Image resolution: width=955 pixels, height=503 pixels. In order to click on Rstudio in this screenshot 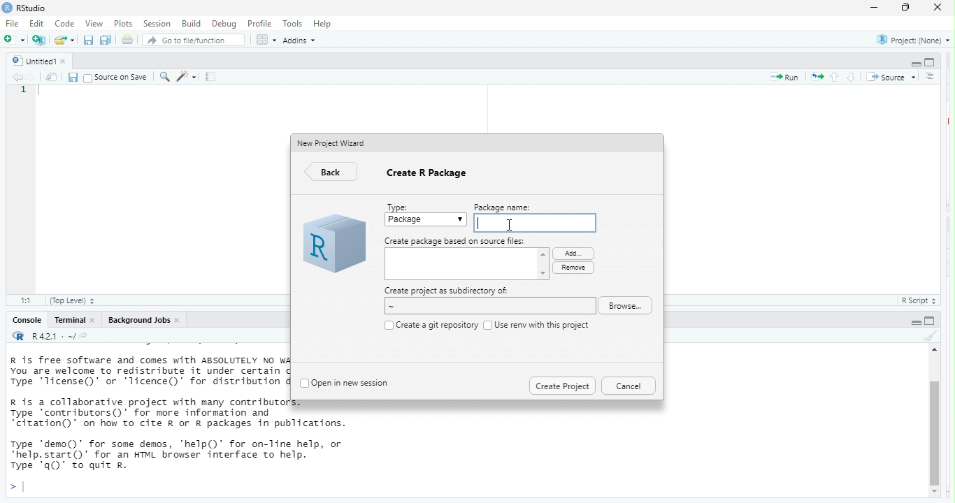, I will do `click(32, 8)`.